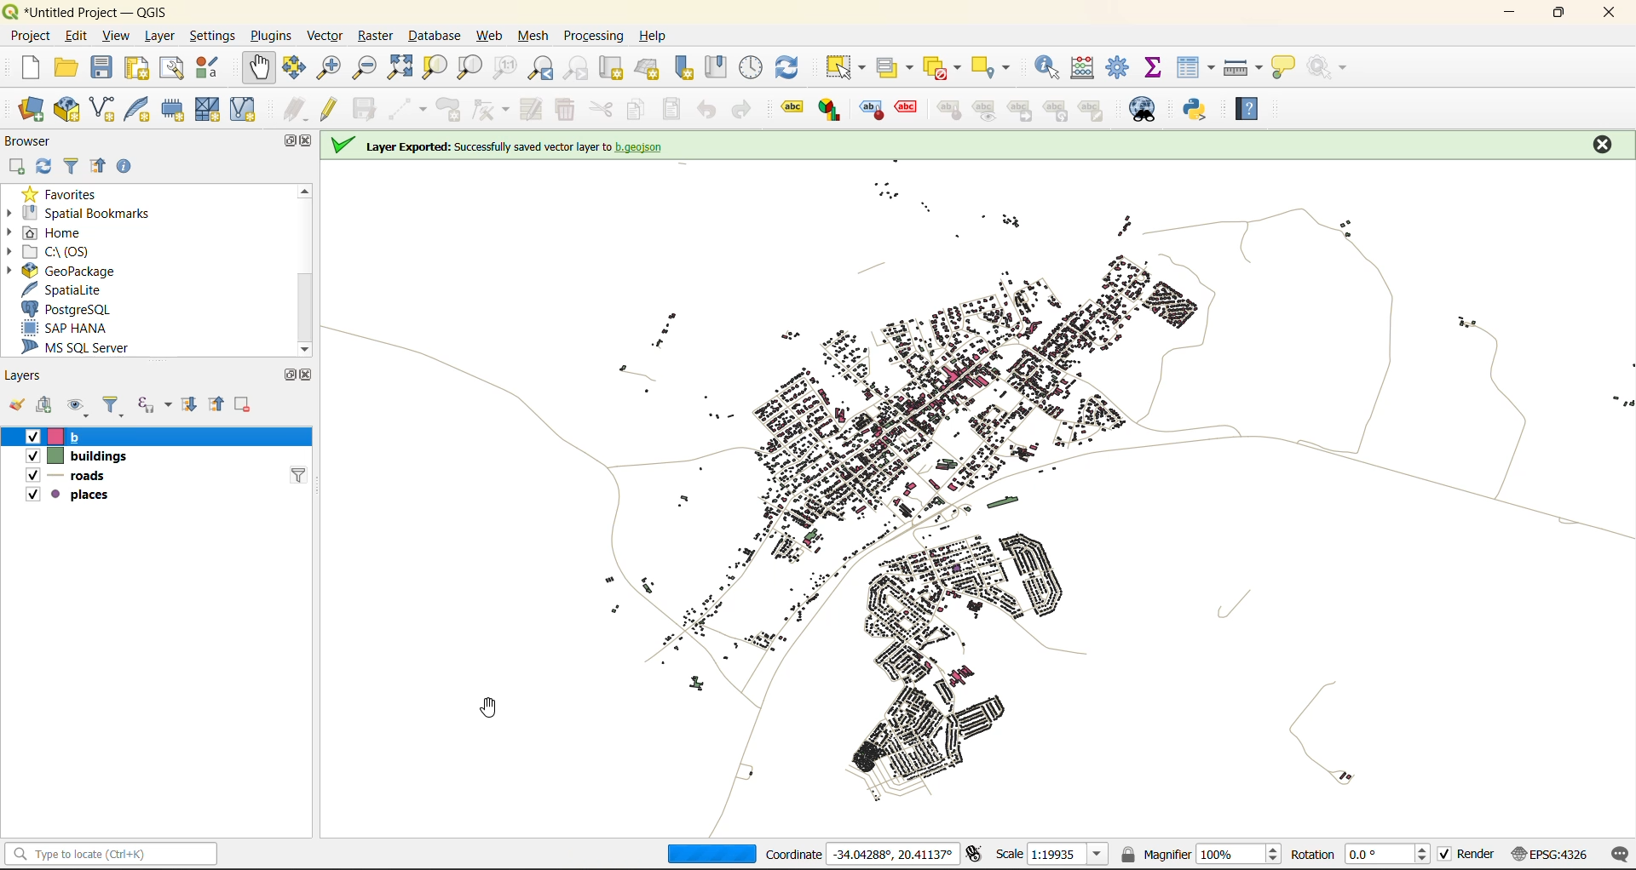 The image size is (1636, 870). Describe the element at coordinates (581, 67) in the screenshot. I see `zoom next` at that location.